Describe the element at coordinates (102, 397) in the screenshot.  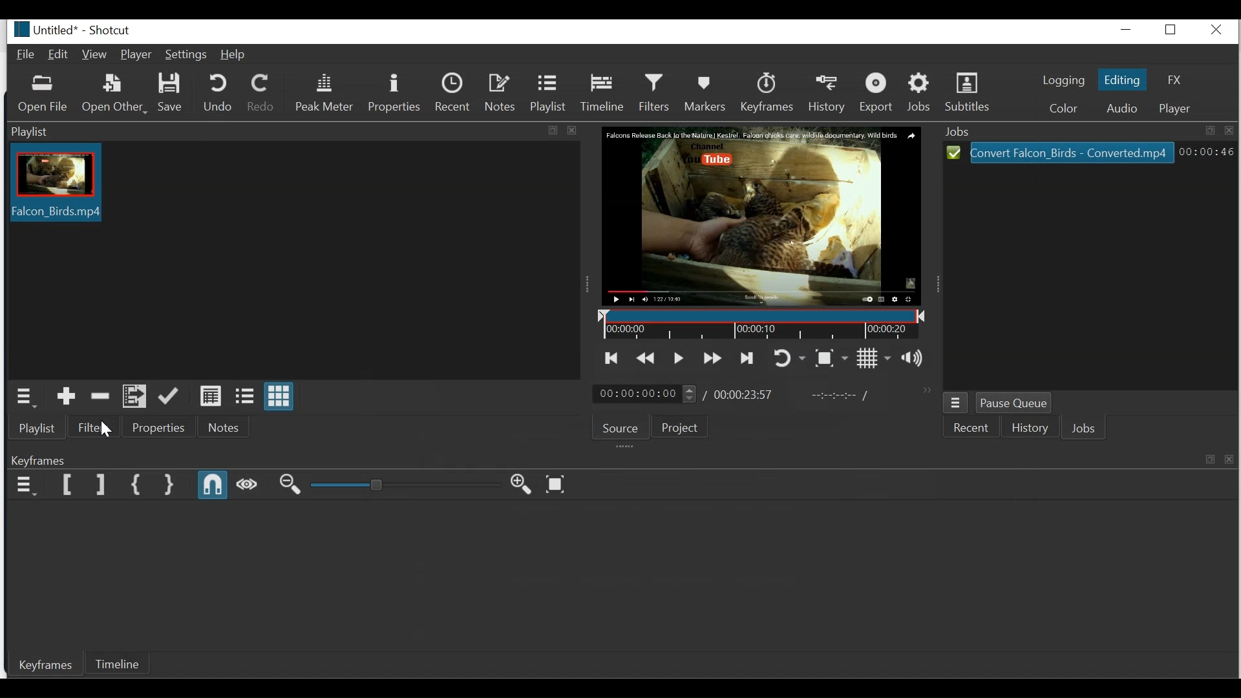
I see `Remove cut` at that location.